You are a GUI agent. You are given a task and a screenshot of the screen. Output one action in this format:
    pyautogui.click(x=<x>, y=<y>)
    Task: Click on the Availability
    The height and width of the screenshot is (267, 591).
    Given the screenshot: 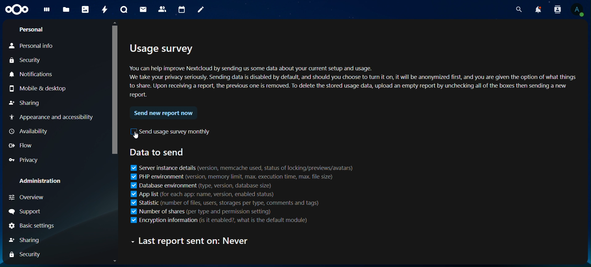 What is the action you would take?
    pyautogui.click(x=29, y=131)
    